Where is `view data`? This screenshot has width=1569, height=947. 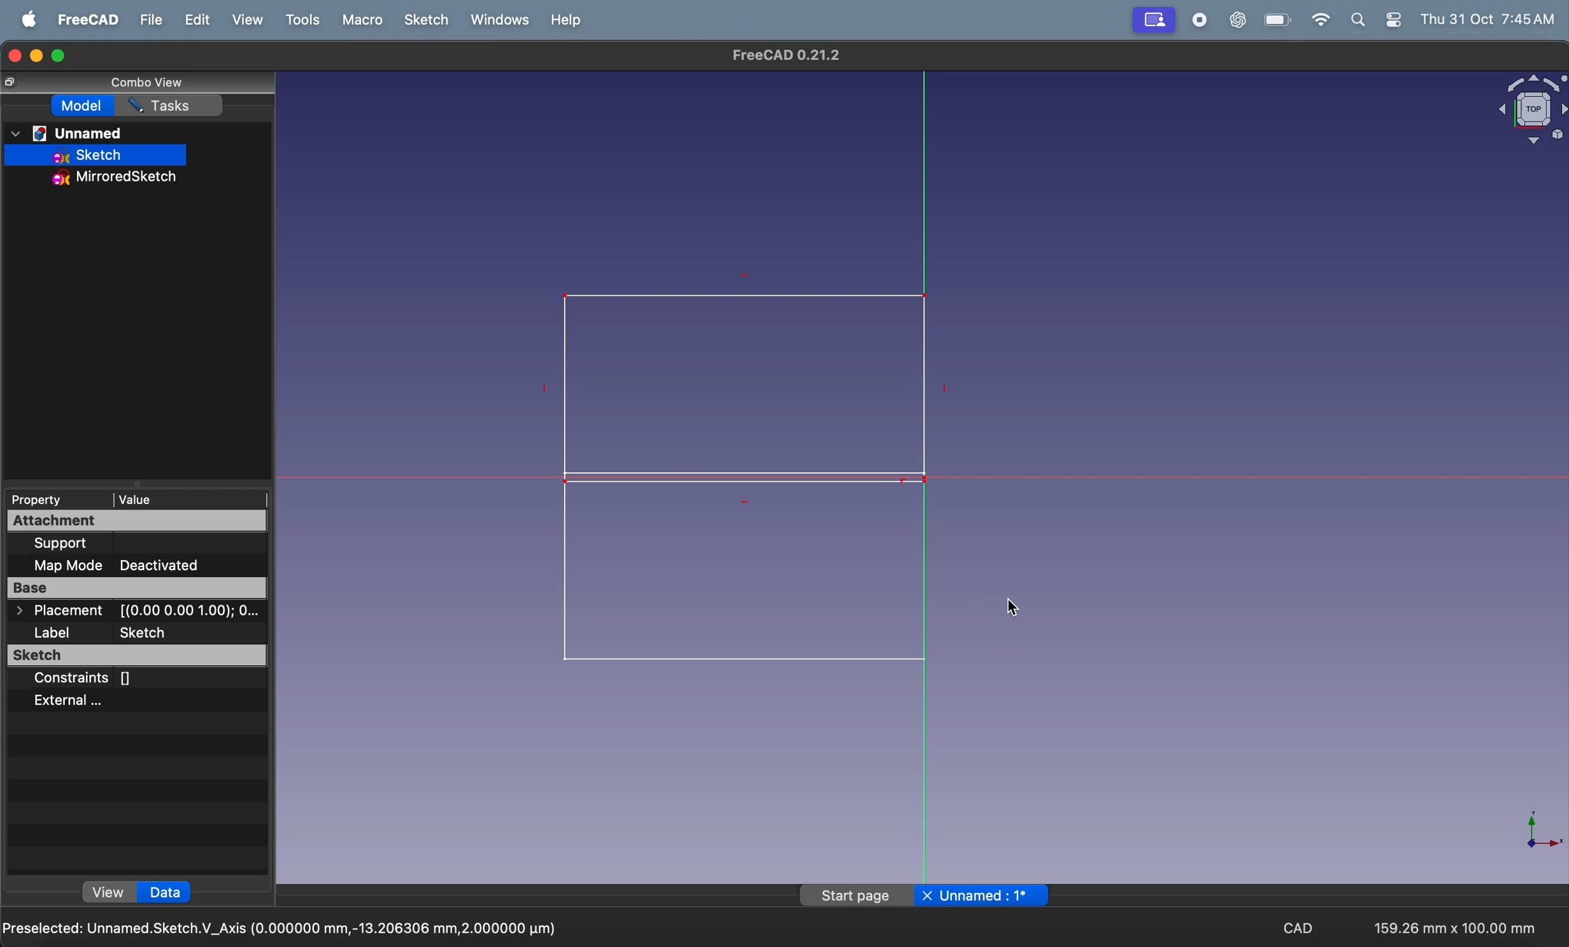 view data is located at coordinates (132, 892).